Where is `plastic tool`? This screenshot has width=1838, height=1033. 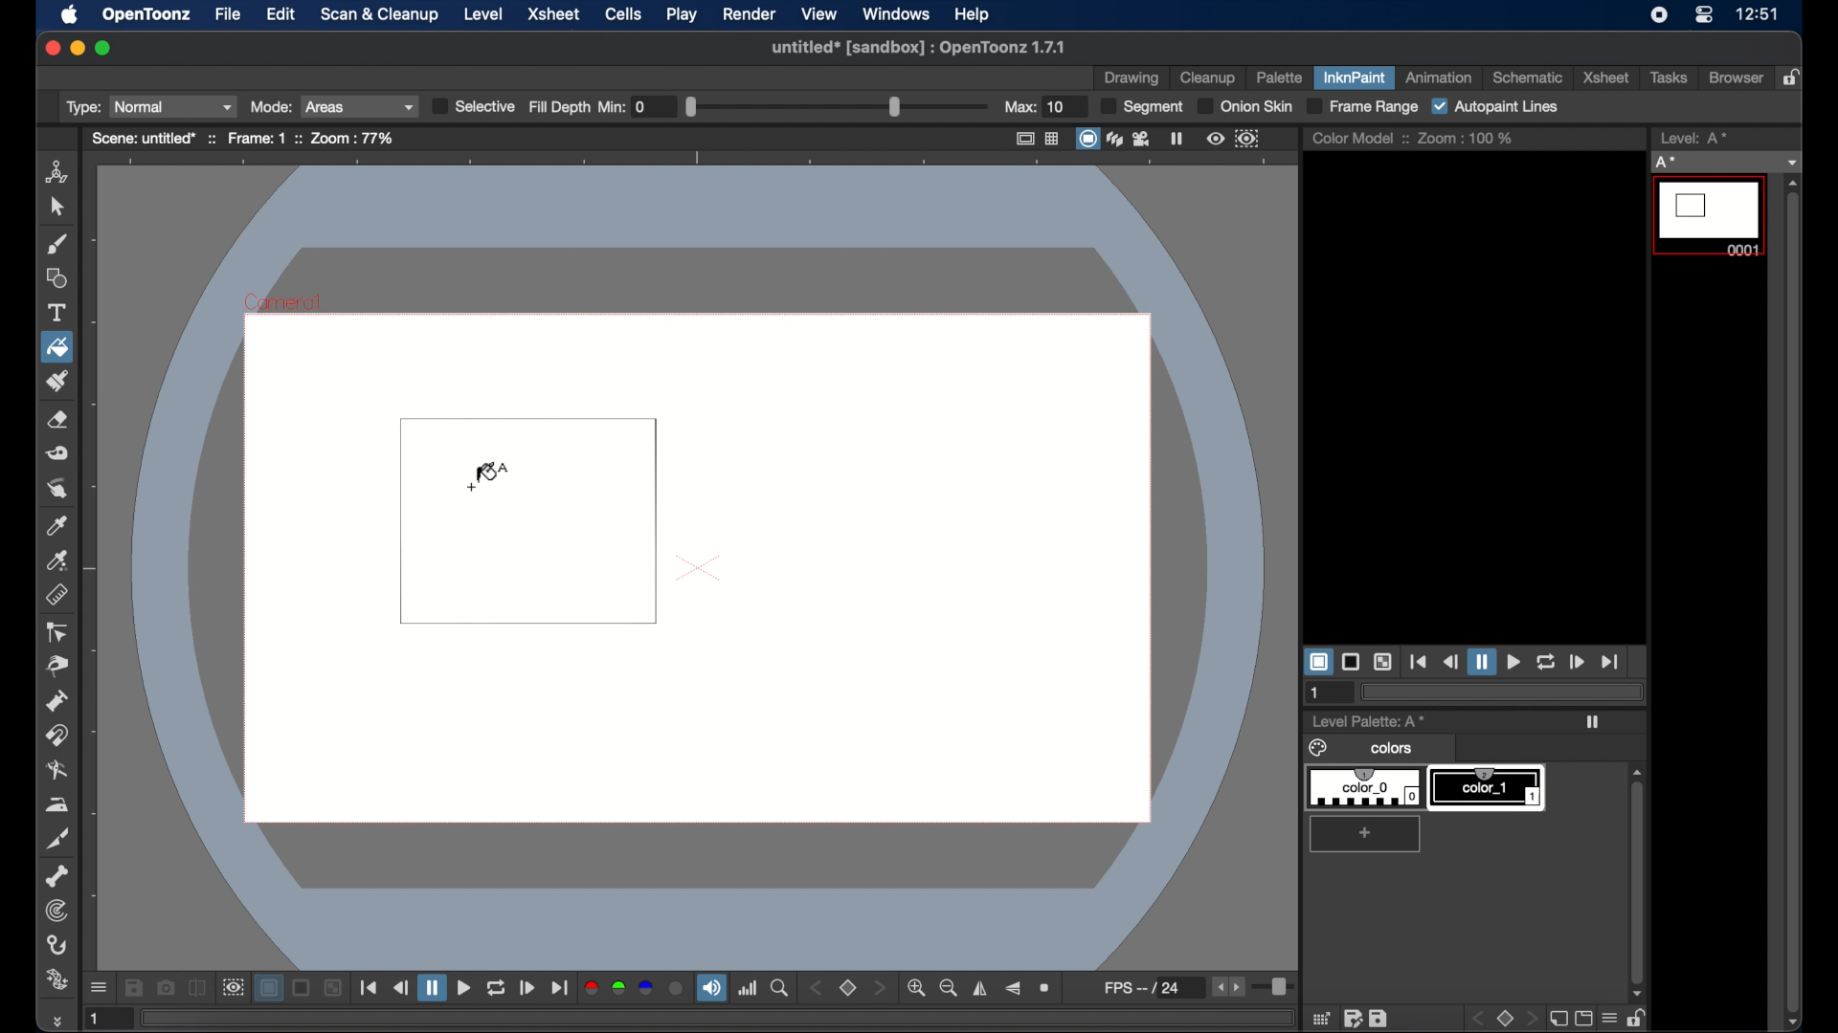 plastic tool is located at coordinates (56, 980).